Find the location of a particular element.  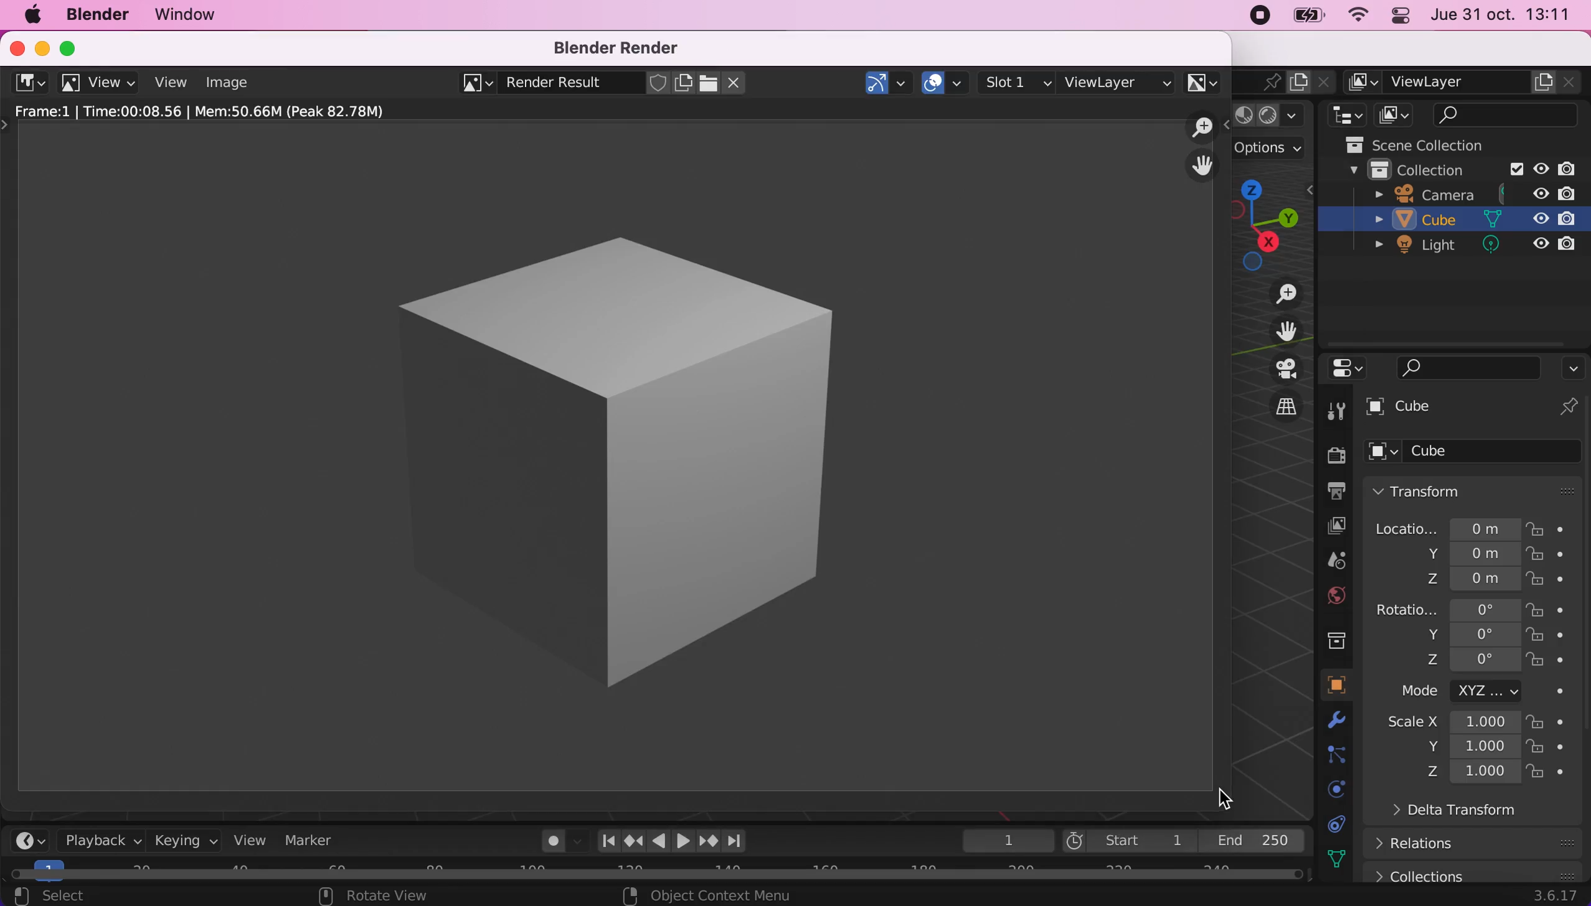

show overlays is located at coordinates (946, 80).